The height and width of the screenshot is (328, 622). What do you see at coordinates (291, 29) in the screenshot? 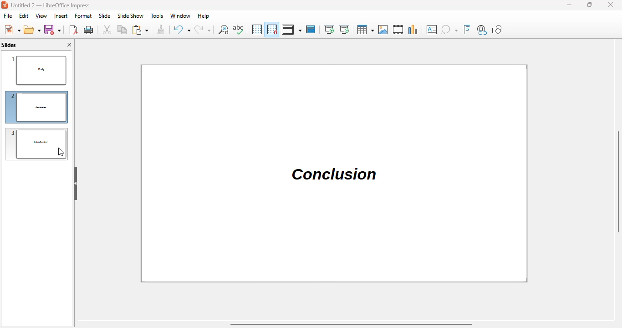
I see `display views` at bounding box center [291, 29].